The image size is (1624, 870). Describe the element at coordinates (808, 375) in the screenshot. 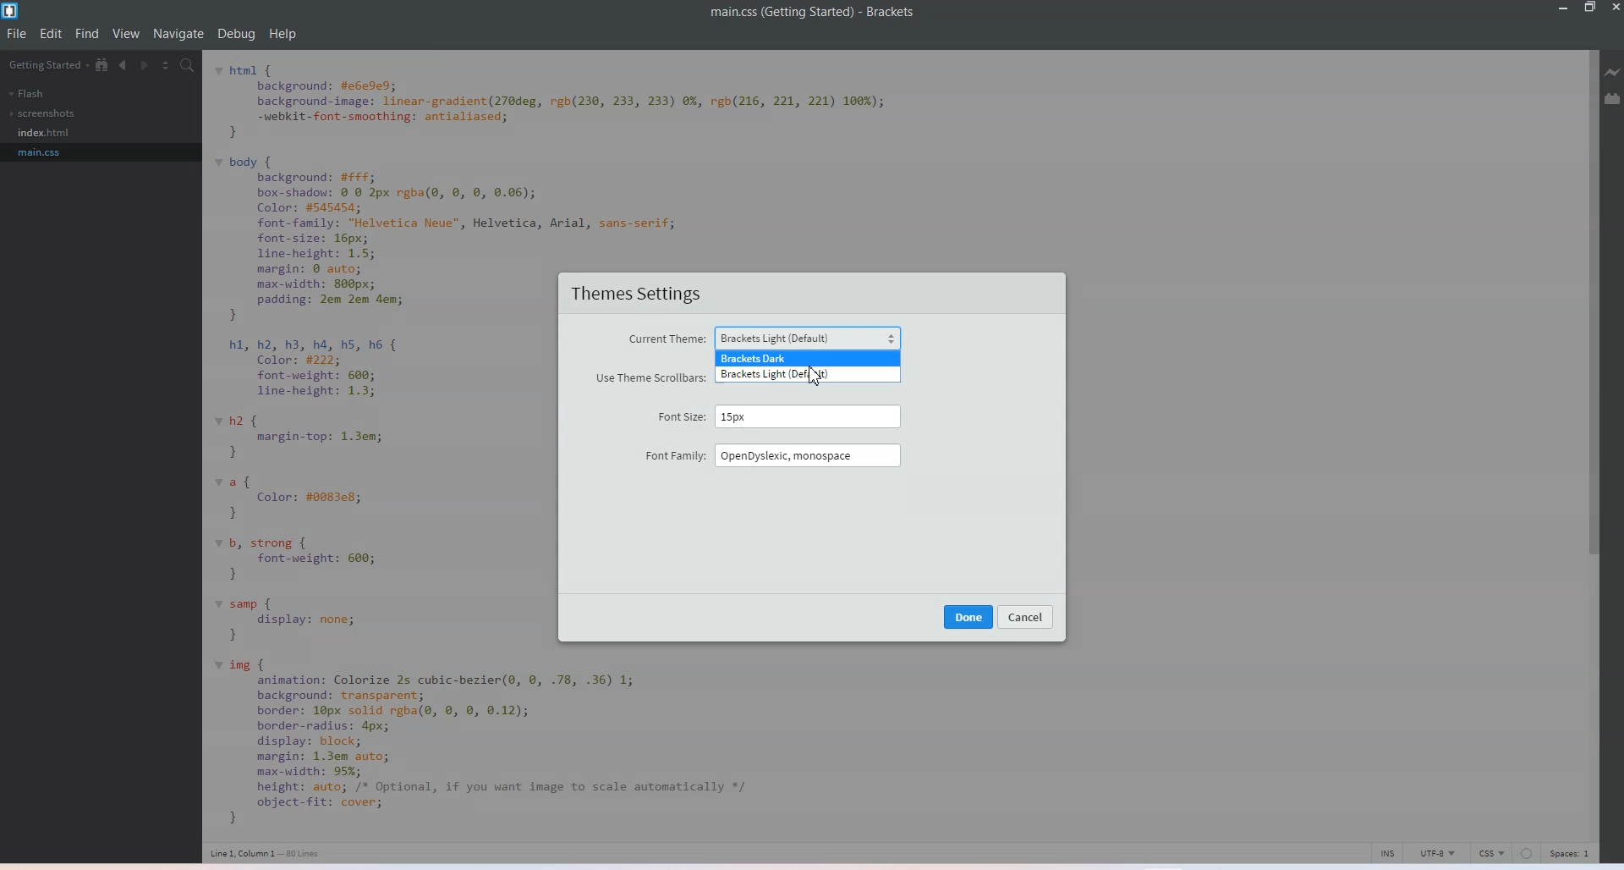

I see `Brackets light default` at that location.